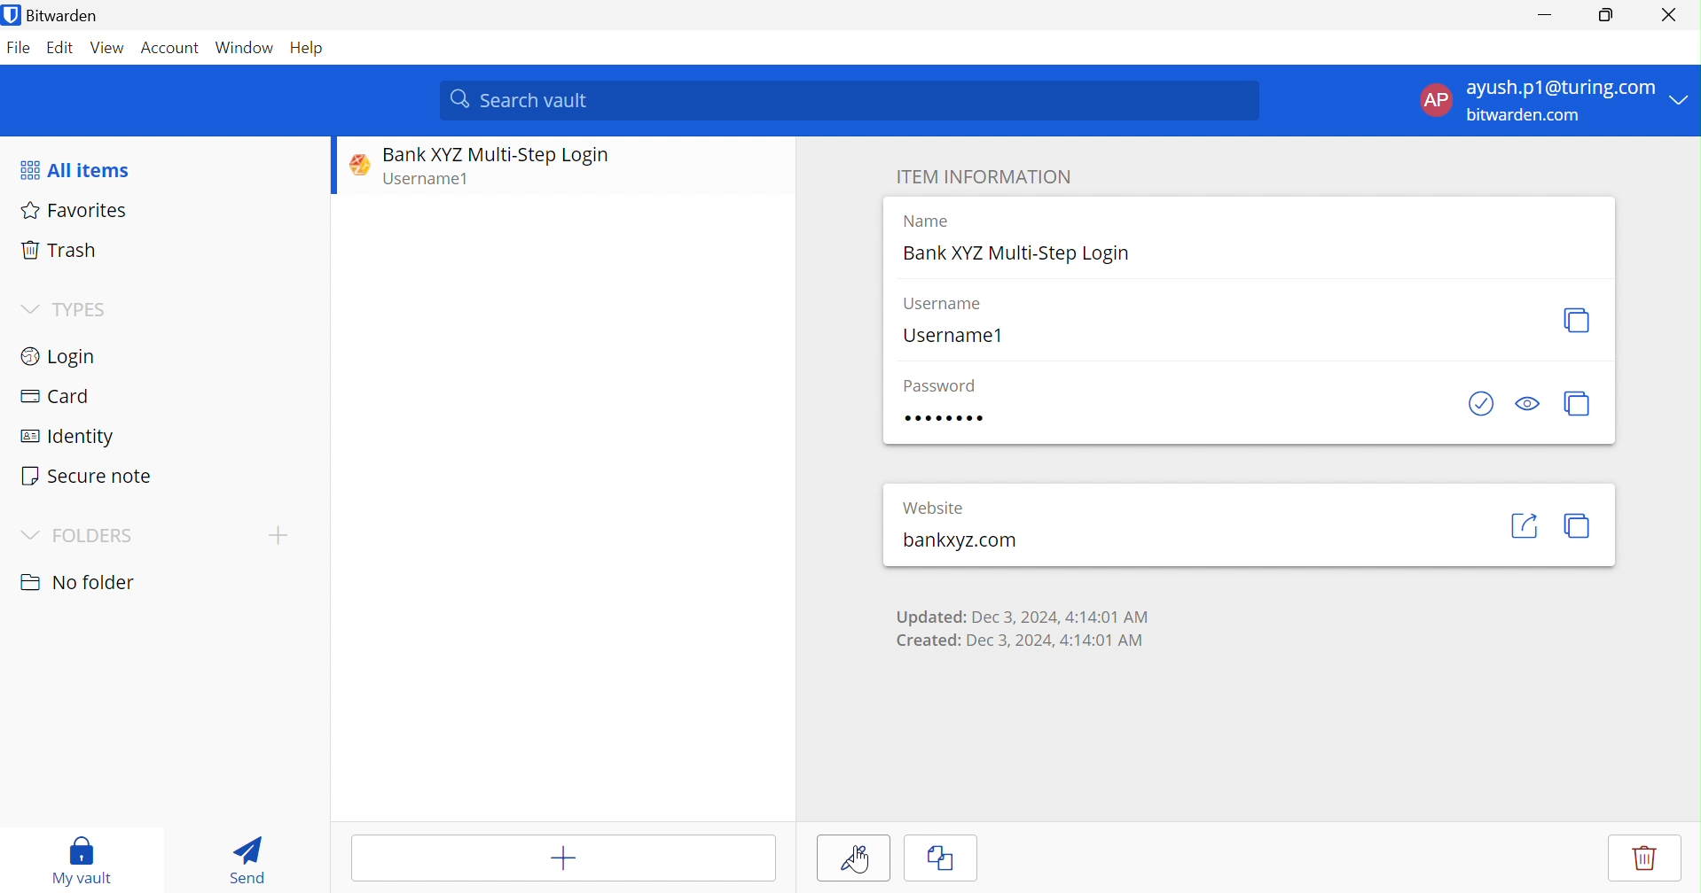 Image resolution: width=1701 pixels, height=893 pixels. I want to click on Trash, so click(58, 247).